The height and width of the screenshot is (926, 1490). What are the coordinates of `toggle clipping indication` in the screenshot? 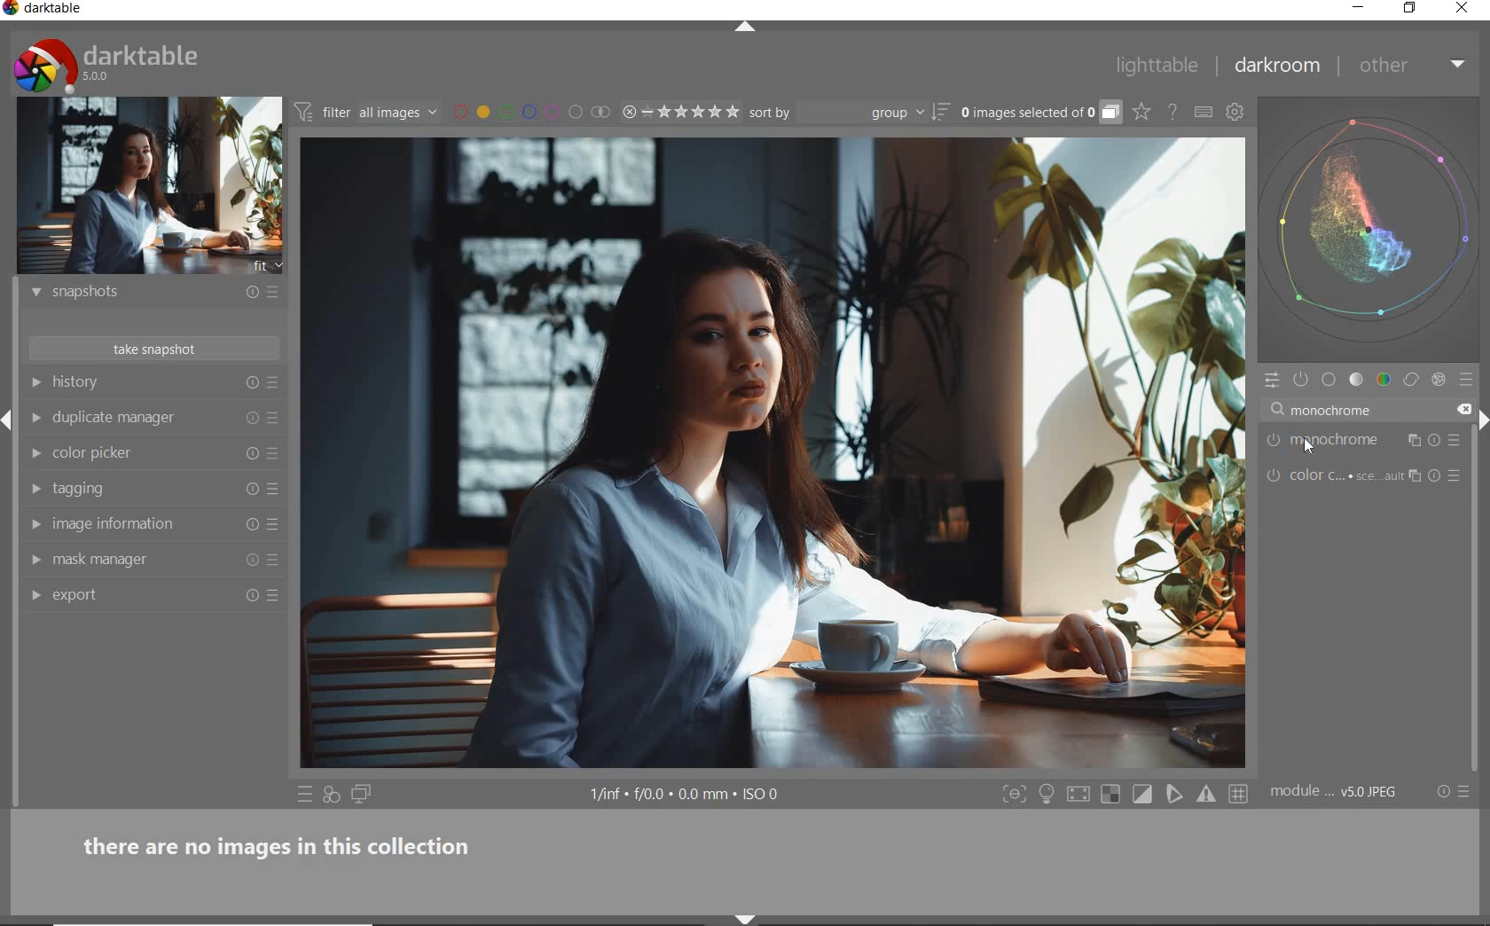 It's located at (1144, 794).